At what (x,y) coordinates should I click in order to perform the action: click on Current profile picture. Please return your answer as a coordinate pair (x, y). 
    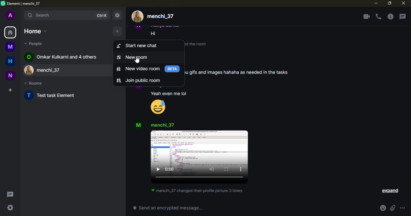
    Looking at the image, I should click on (138, 16).